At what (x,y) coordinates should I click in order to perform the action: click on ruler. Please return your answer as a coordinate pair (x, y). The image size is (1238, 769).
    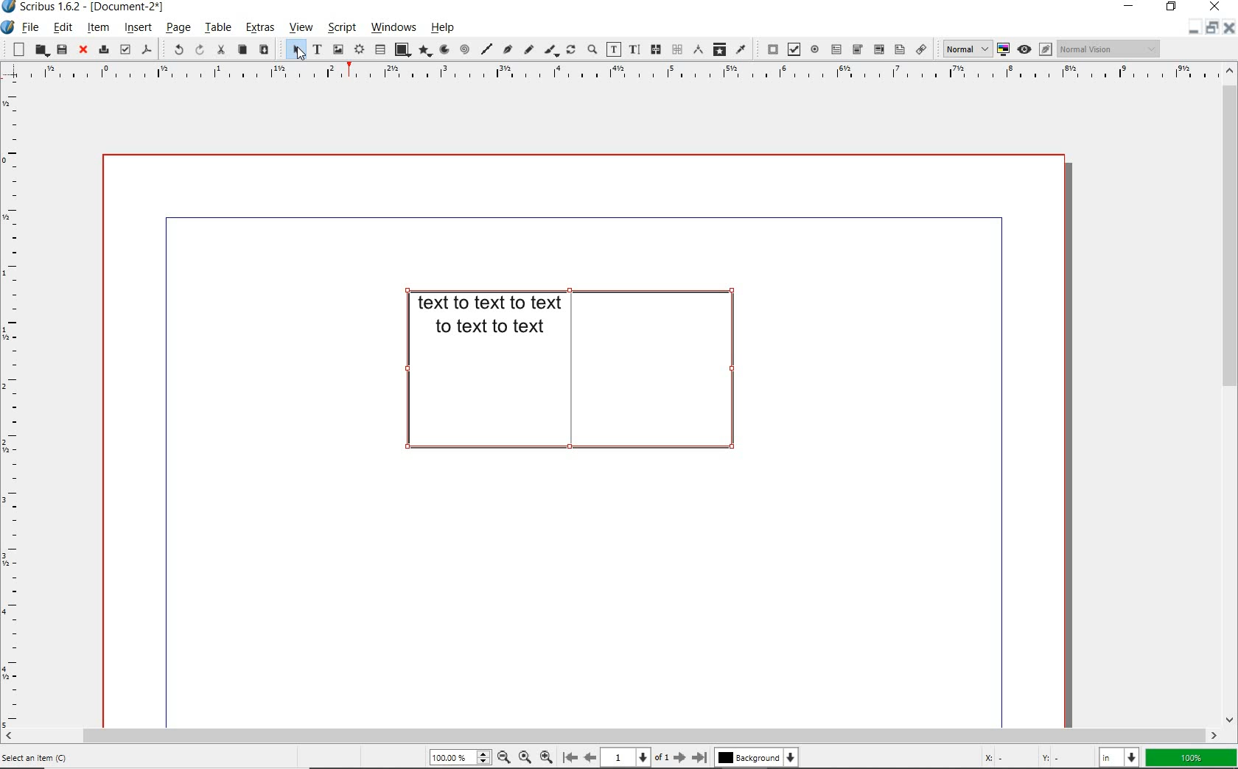
    Looking at the image, I should click on (620, 74).